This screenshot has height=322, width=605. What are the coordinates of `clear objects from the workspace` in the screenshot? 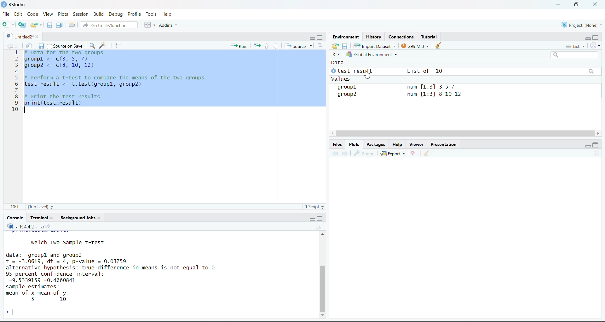 It's located at (438, 45).